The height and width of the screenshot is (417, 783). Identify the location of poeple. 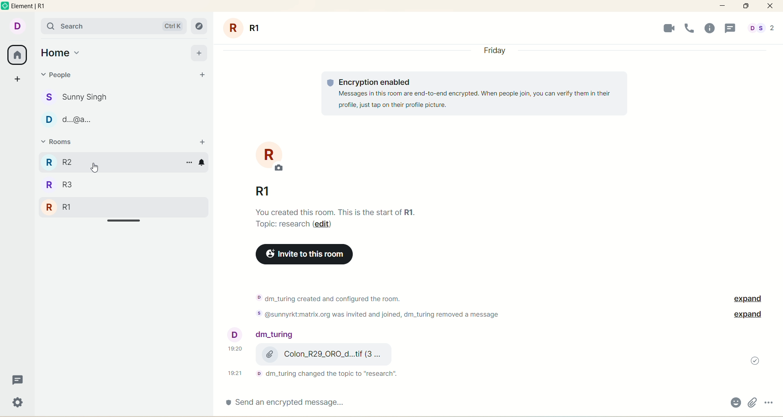
(76, 121).